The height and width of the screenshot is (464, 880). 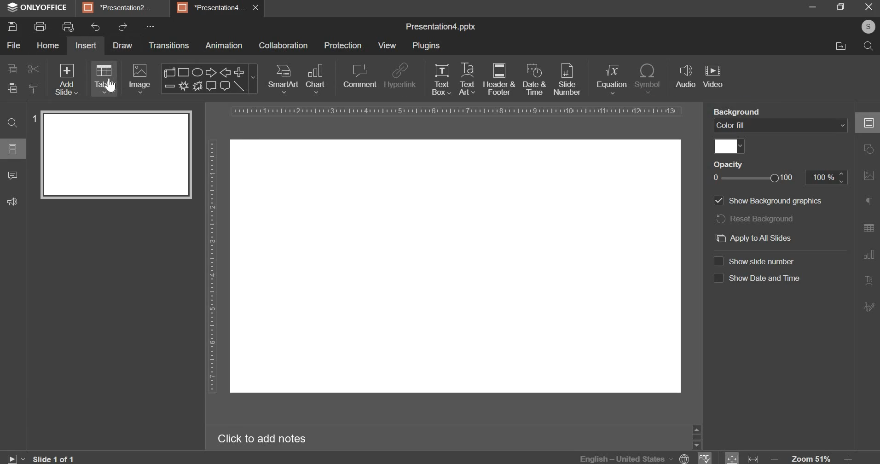 I want to click on image, so click(x=139, y=79).